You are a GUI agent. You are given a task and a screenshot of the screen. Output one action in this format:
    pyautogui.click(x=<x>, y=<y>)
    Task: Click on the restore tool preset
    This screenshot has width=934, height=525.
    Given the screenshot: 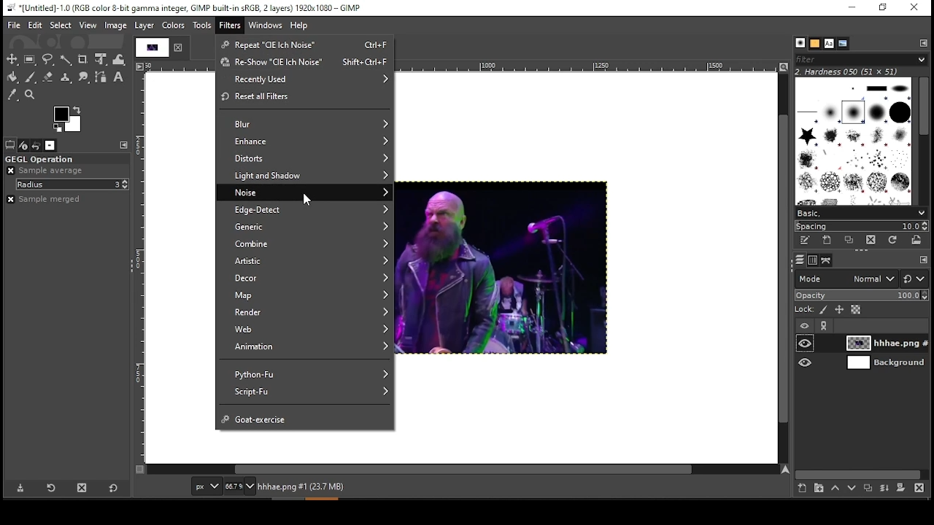 What is the action you would take?
    pyautogui.click(x=50, y=487)
    